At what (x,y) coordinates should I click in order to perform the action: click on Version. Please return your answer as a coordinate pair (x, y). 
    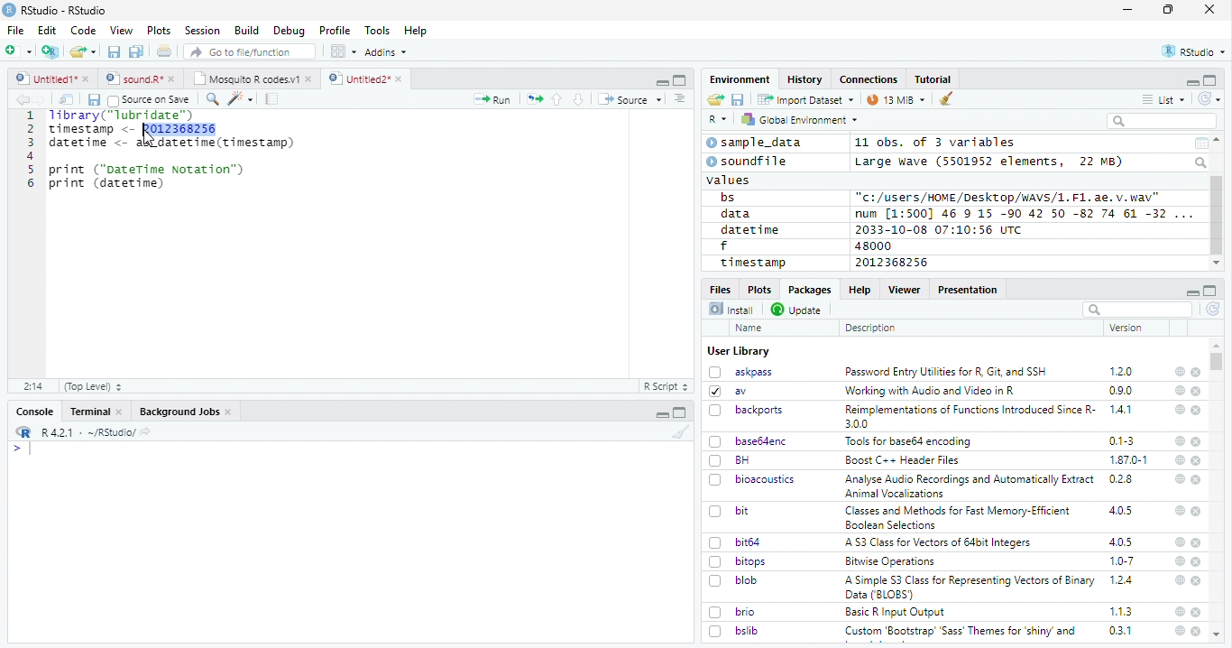
    Looking at the image, I should click on (1129, 328).